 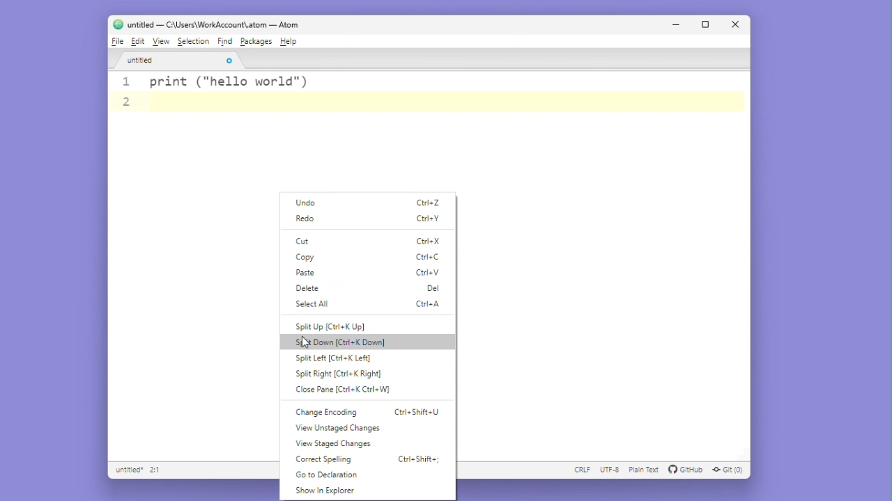 What do you see at coordinates (162, 42) in the screenshot?
I see `View` at bounding box center [162, 42].